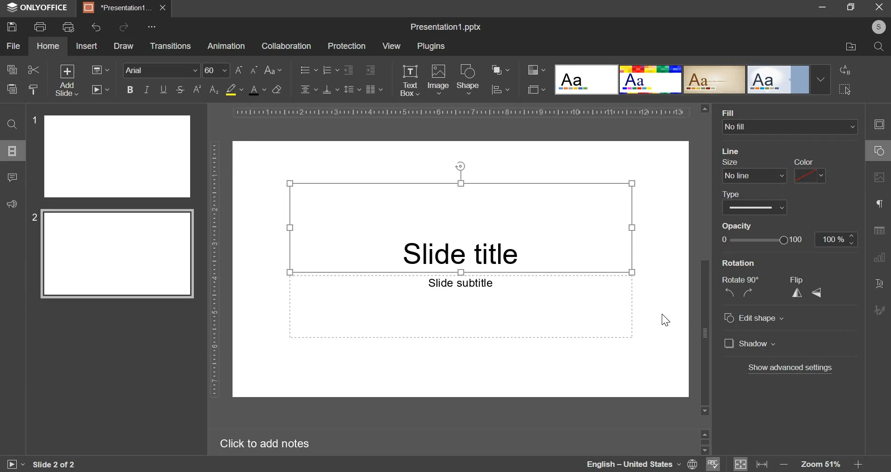 This screenshot has width=891, height=472. I want to click on paragraph alignment, so click(374, 89).